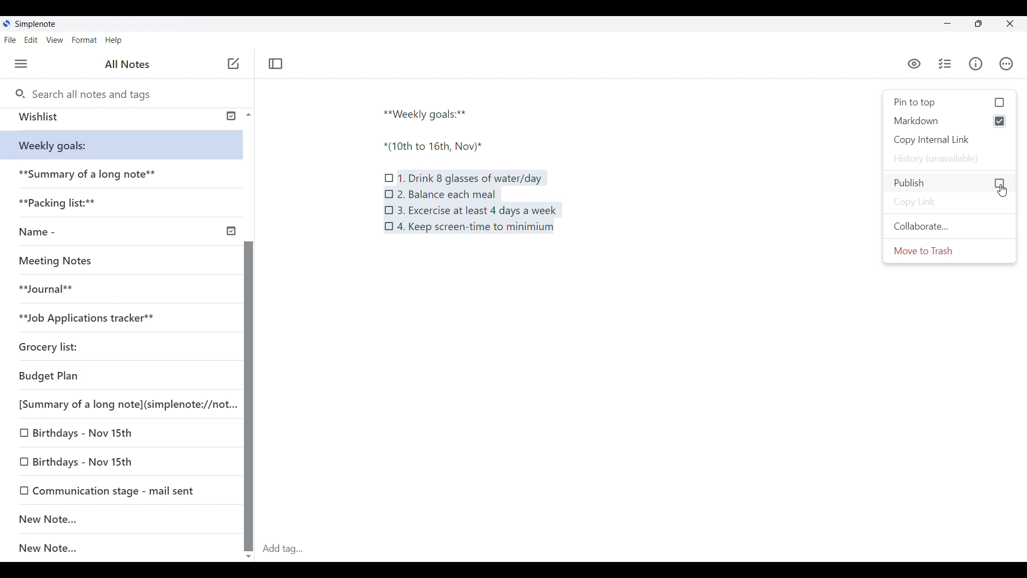 Image resolution: width=1027 pixels, height=578 pixels. I want to click on Checklist icon, so click(389, 226).